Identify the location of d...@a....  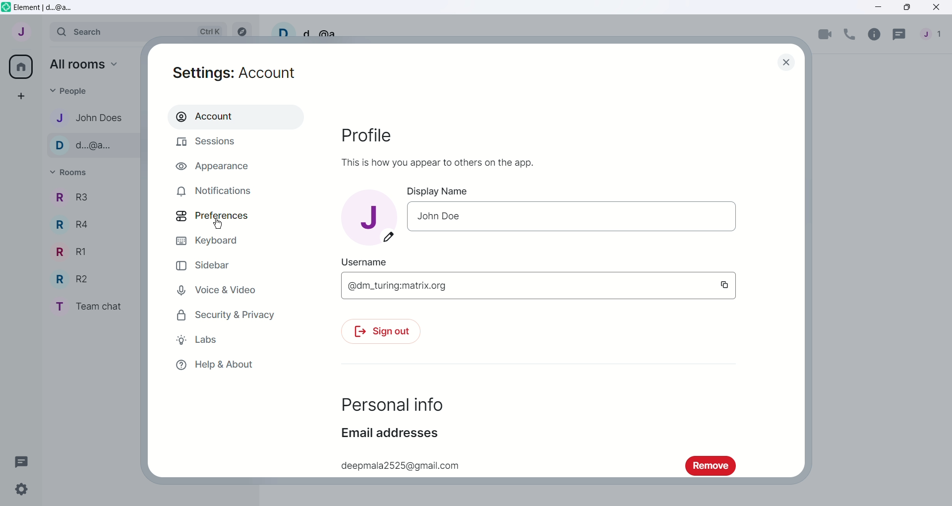
(328, 31).